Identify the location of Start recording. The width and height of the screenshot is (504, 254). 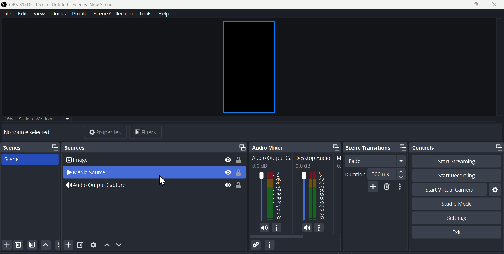
(453, 175).